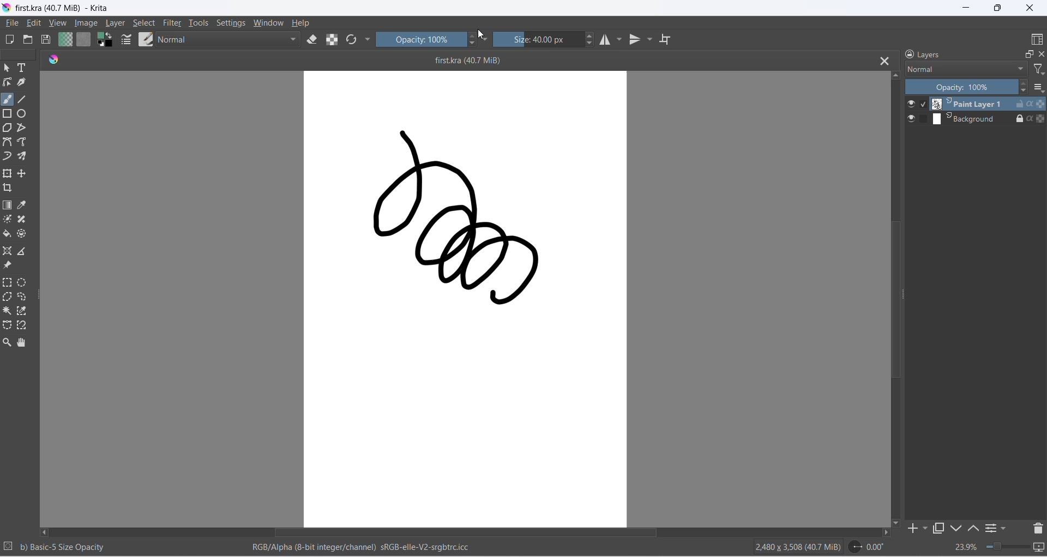  Describe the element at coordinates (351, 39) in the screenshot. I see `reload original presets` at that location.